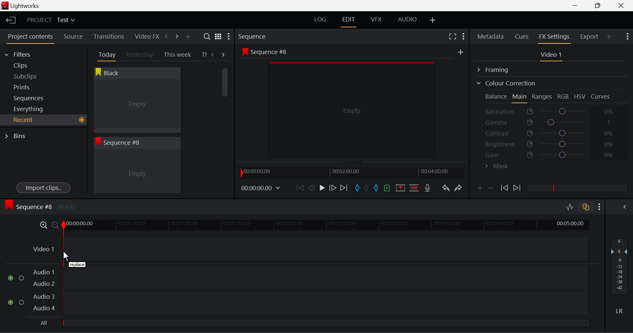  Describe the element at coordinates (30, 97) in the screenshot. I see `Sequences` at that location.